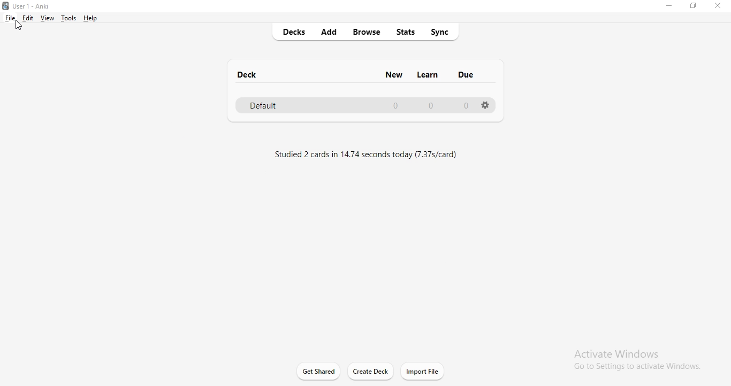 This screenshot has height=386, width=731. What do you see at coordinates (668, 7) in the screenshot?
I see `minimise` at bounding box center [668, 7].